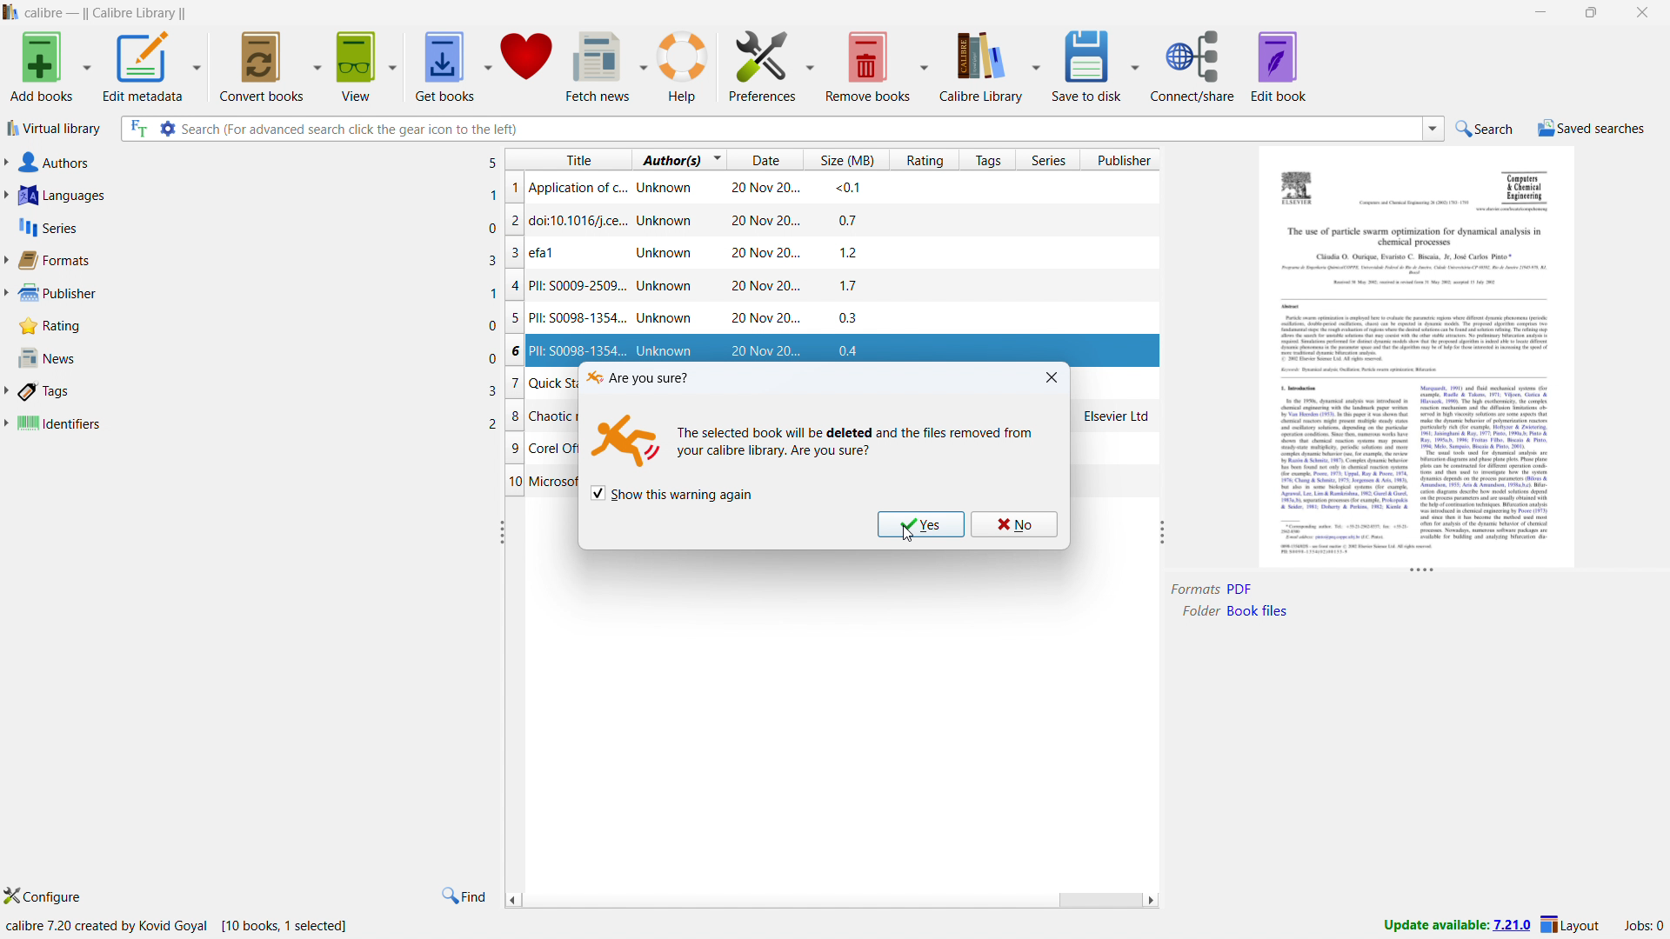 The height and width of the screenshot is (939, 1670). Describe the element at coordinates (1512, 927) in the screenshot. I see `7.21.0` at that location.